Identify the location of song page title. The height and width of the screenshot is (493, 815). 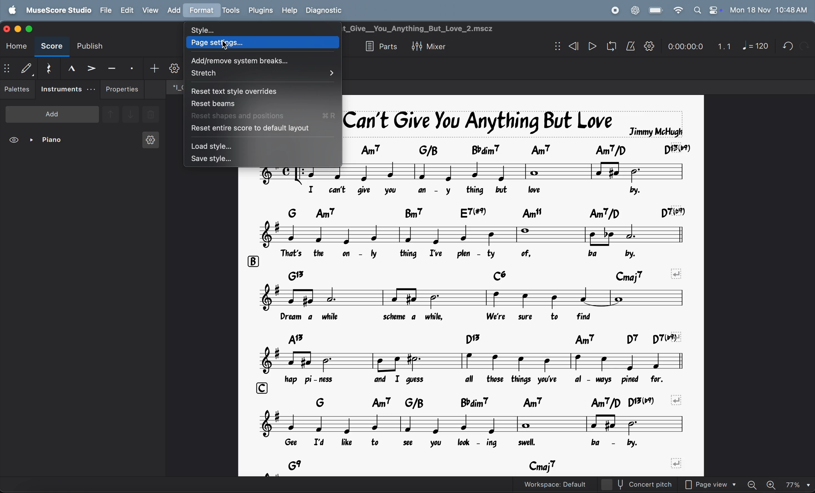
(433, 28).